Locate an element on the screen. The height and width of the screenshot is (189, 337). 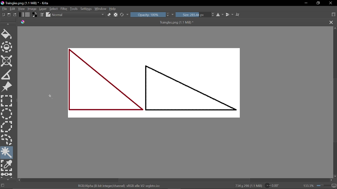
Fill gradient is located at coordinates (22, 14).